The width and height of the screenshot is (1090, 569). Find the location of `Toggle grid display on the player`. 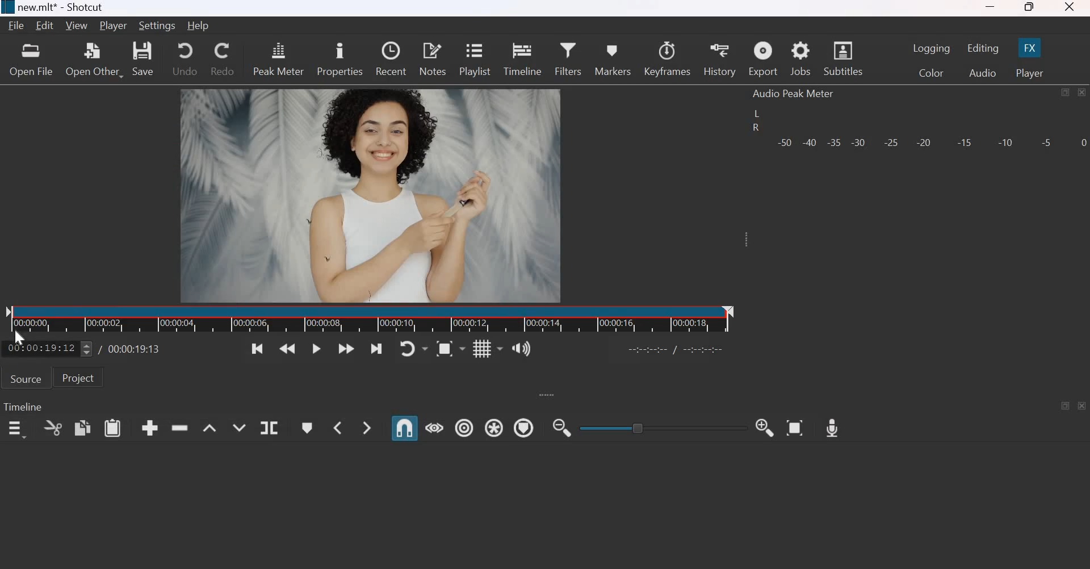

Toggle grid display on the player is located at coordinates (487, 348).